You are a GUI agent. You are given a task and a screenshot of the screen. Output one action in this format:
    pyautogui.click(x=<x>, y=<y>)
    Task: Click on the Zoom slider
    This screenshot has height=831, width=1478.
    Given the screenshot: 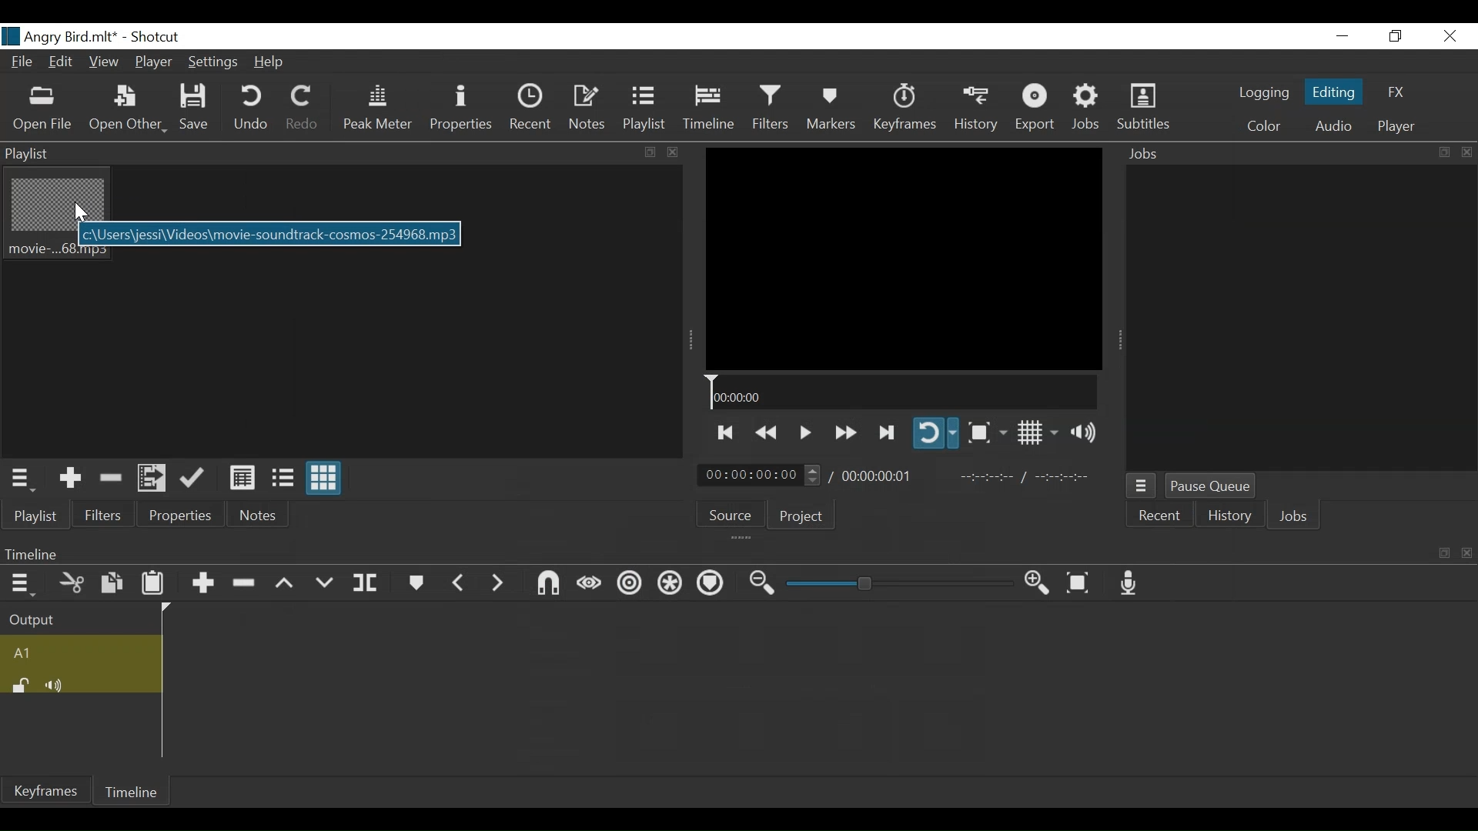 What is the action you would take?
    pyautogui.click(x=894, y=584)
    